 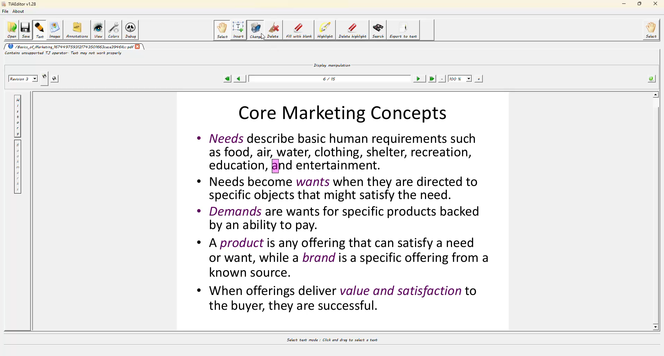 I want to click on colors, so click(x=113, y=30).